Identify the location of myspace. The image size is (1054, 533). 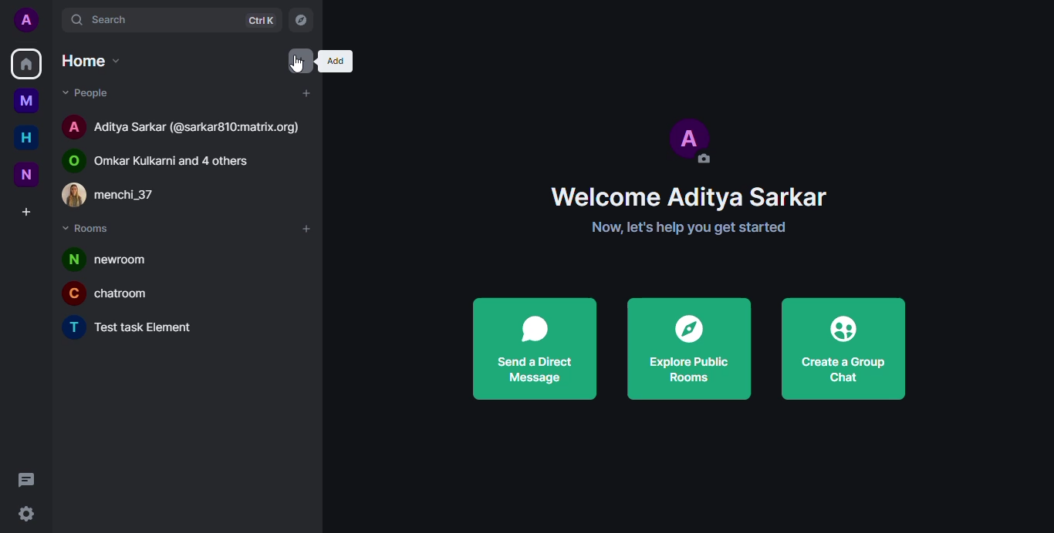
(27, 101).